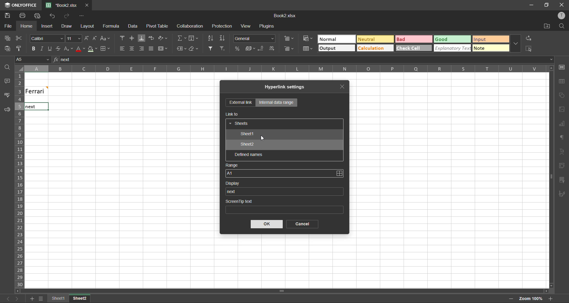 The width and height of the screenshot is (569, 303). What do you see at coordinates (232, 165) in the screenshot?
I see `range` at bounding box center [232, 165].